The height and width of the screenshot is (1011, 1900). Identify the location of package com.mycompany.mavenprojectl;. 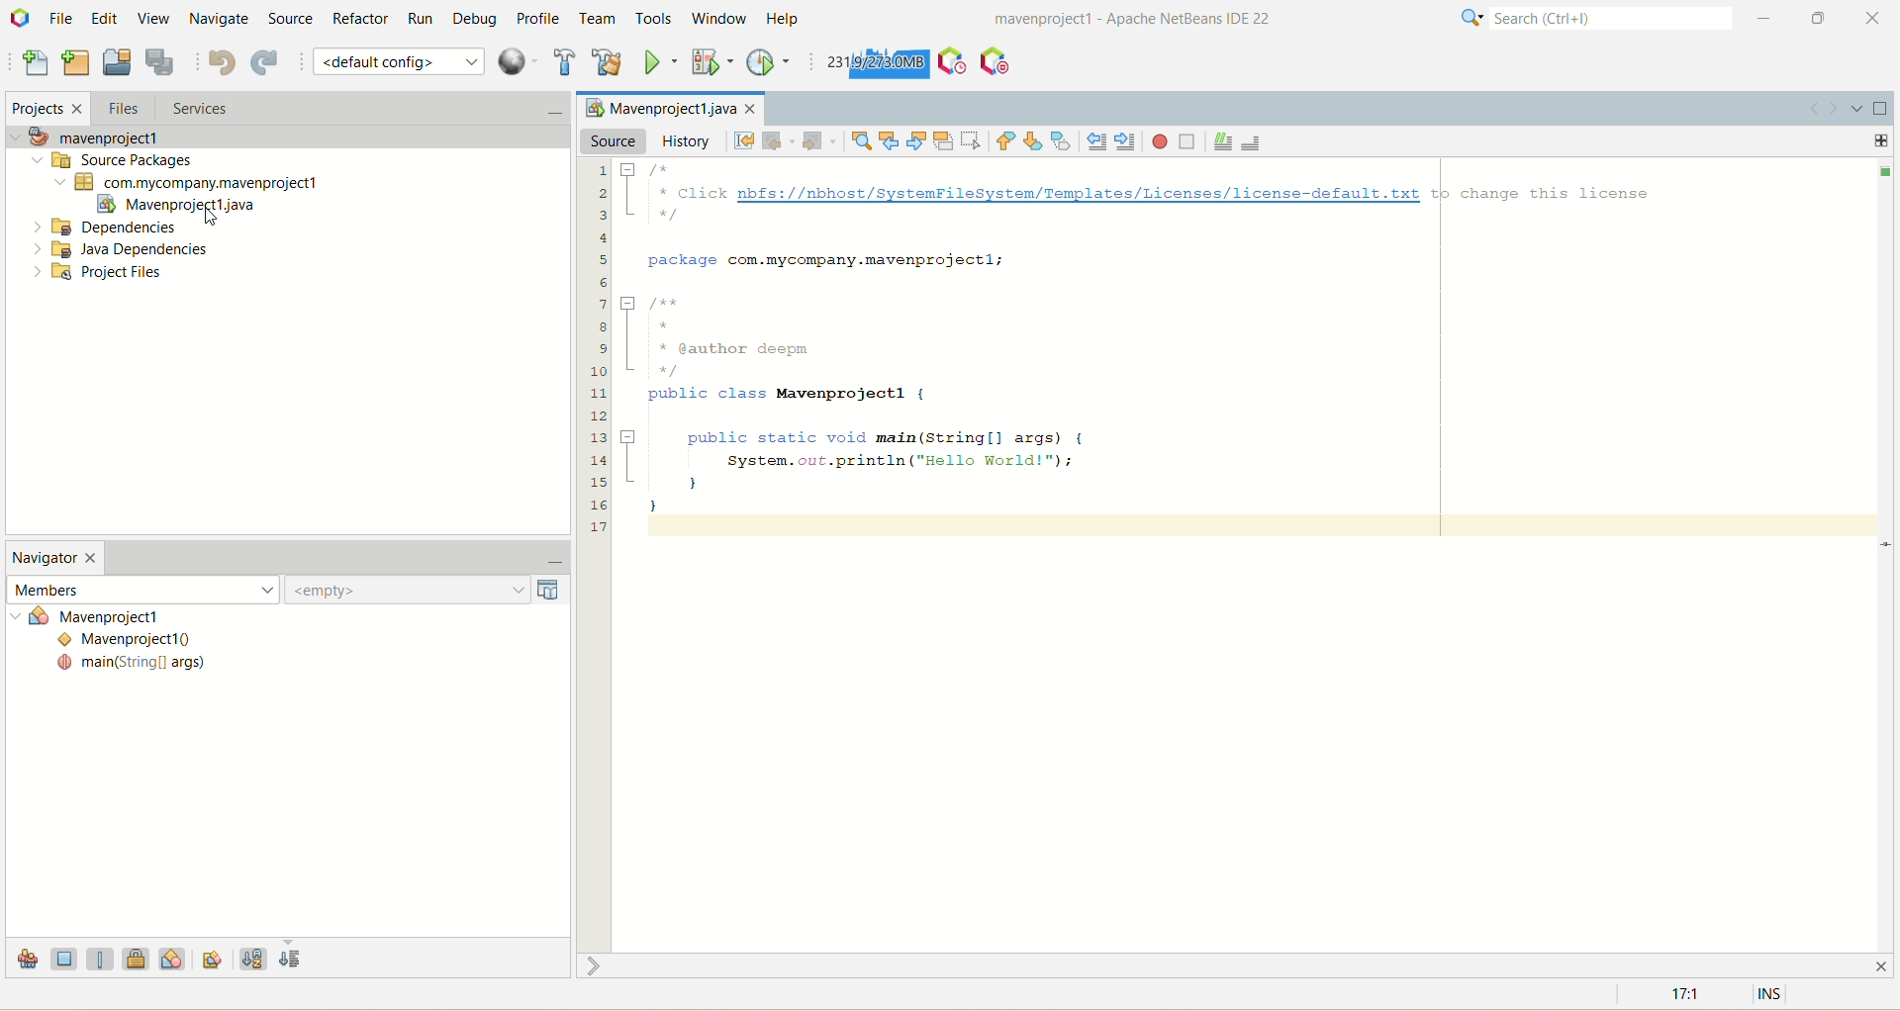
(833, 258).